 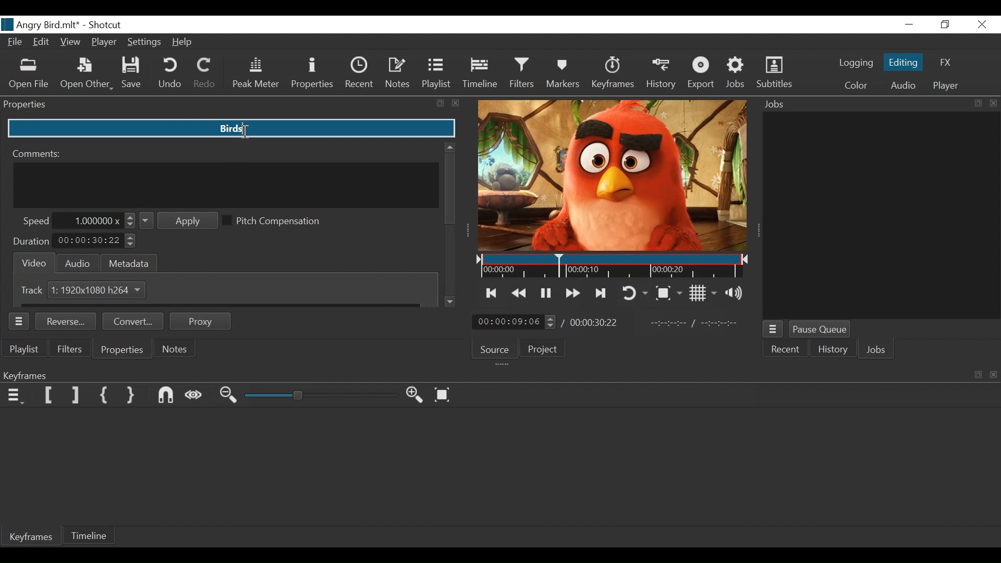 What do you see at coordinates (520, 293) in the screenshot?
I see `Play quickly backwards` at bounding box center [520, 293].